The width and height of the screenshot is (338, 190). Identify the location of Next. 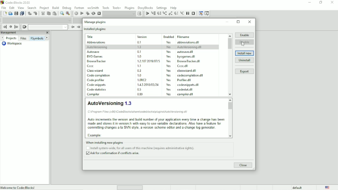
(47, 38).